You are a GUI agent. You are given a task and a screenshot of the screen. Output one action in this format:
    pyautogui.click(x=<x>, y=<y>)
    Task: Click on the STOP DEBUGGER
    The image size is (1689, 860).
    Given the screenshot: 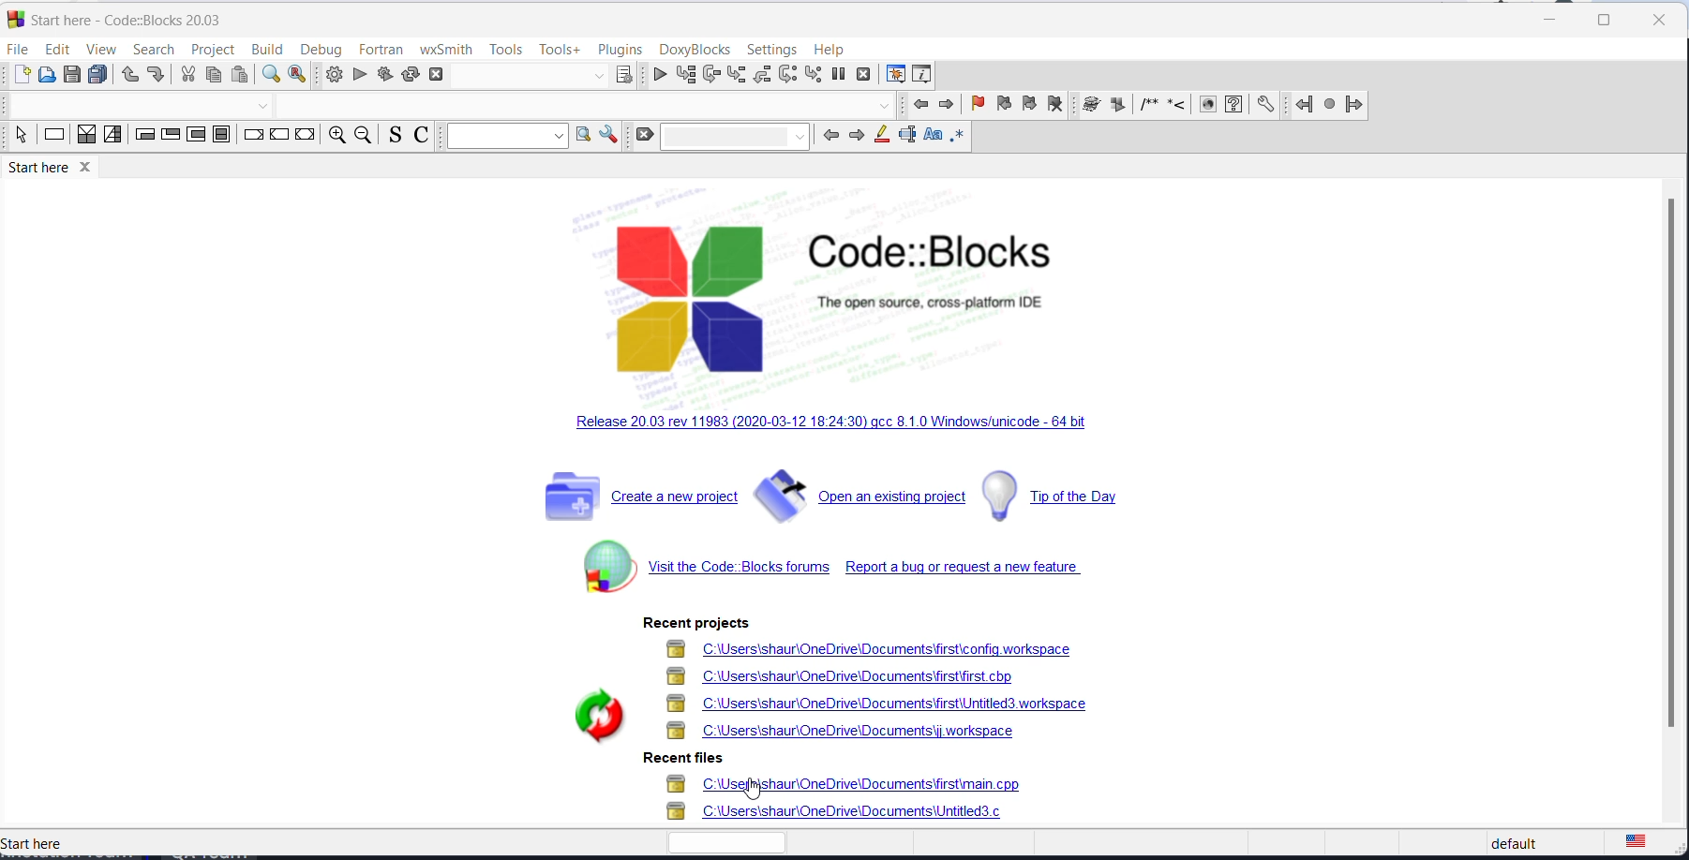 What is the action you would take?
    pyautogui.click(x=864, y=73)
    